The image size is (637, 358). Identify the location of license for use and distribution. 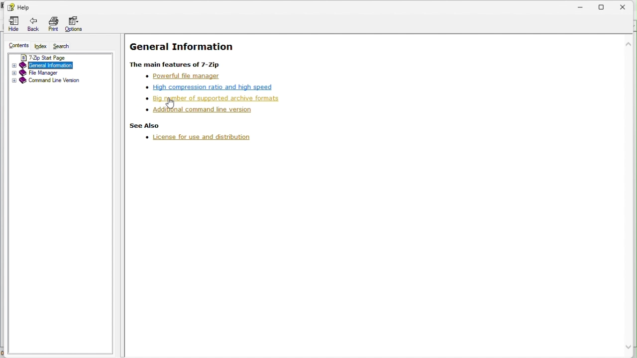
(193, 138).